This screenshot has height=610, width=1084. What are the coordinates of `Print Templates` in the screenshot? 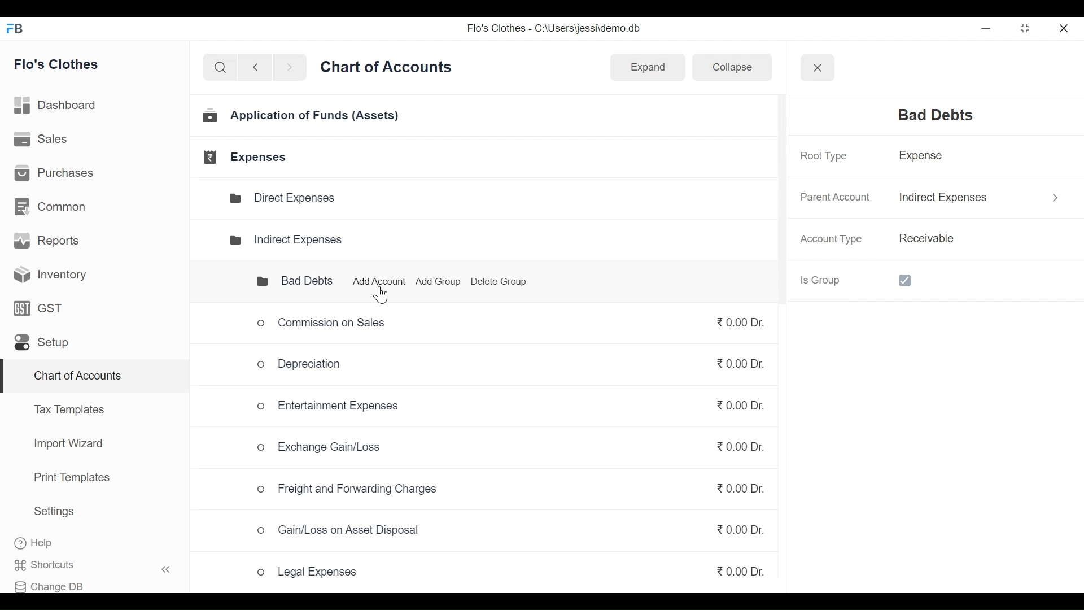 It's located at (71, 477).